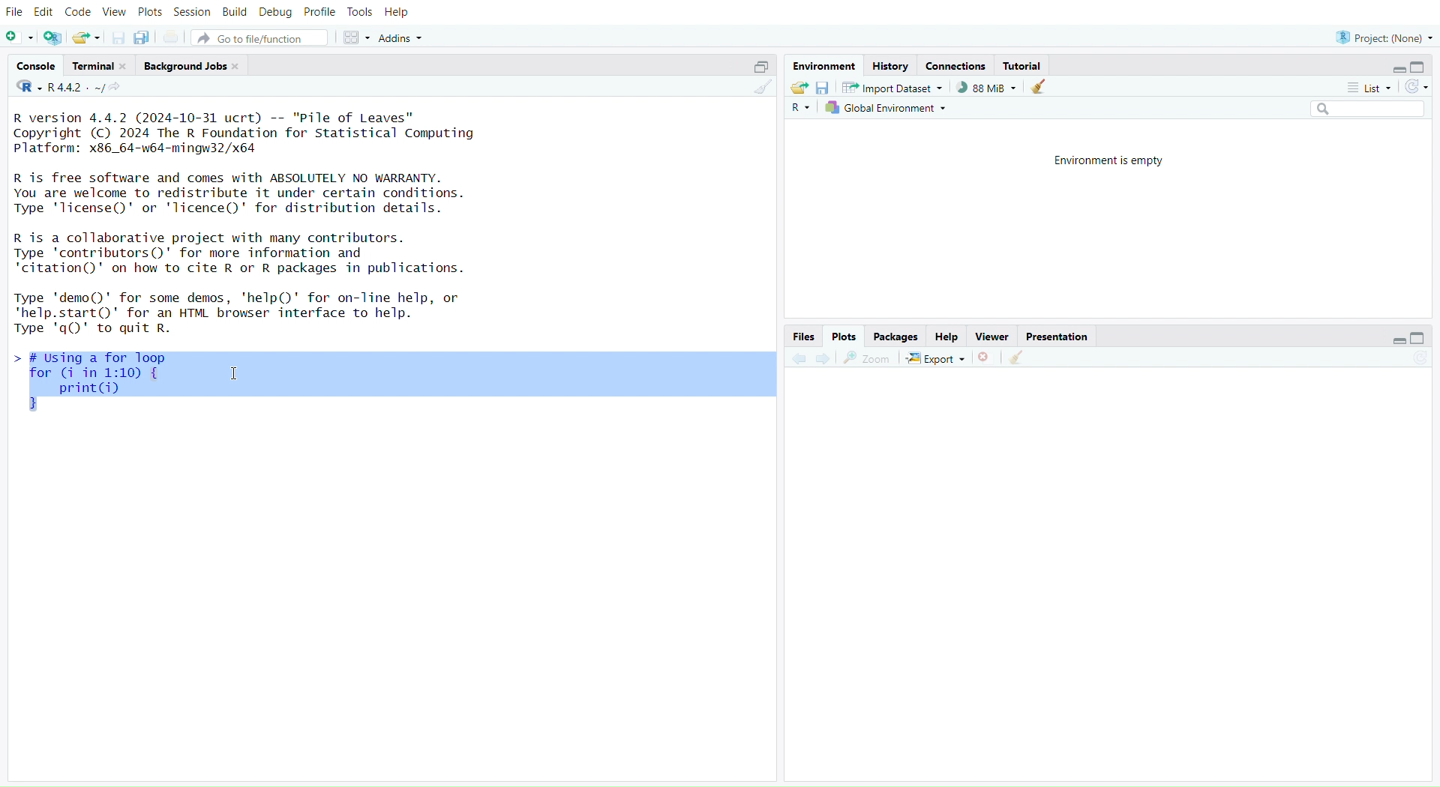  Describe the element at coordinates (866, 359) in the screenshot. I see `zoom` at that location.